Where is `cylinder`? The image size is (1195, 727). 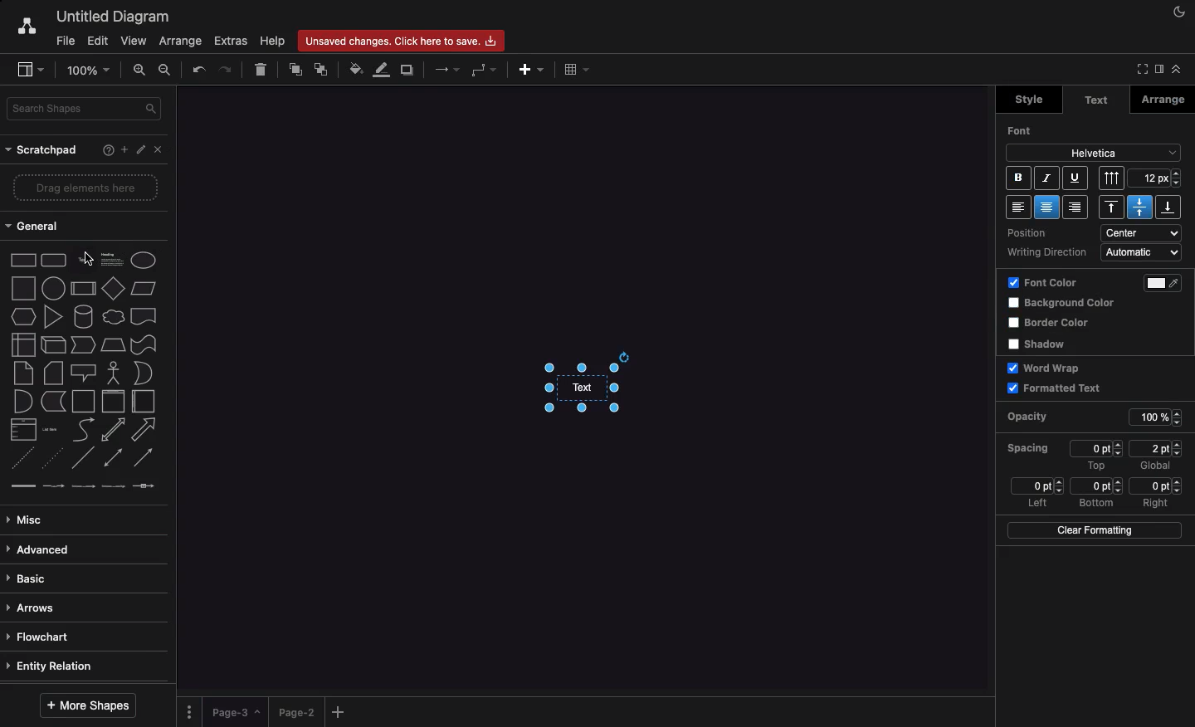
cylinder is located at coordinates (84, 316).